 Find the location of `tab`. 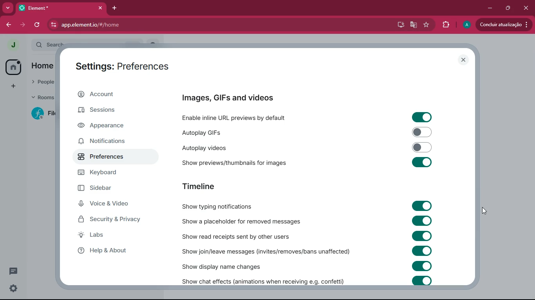

tab is located at coordinates (50, 8).